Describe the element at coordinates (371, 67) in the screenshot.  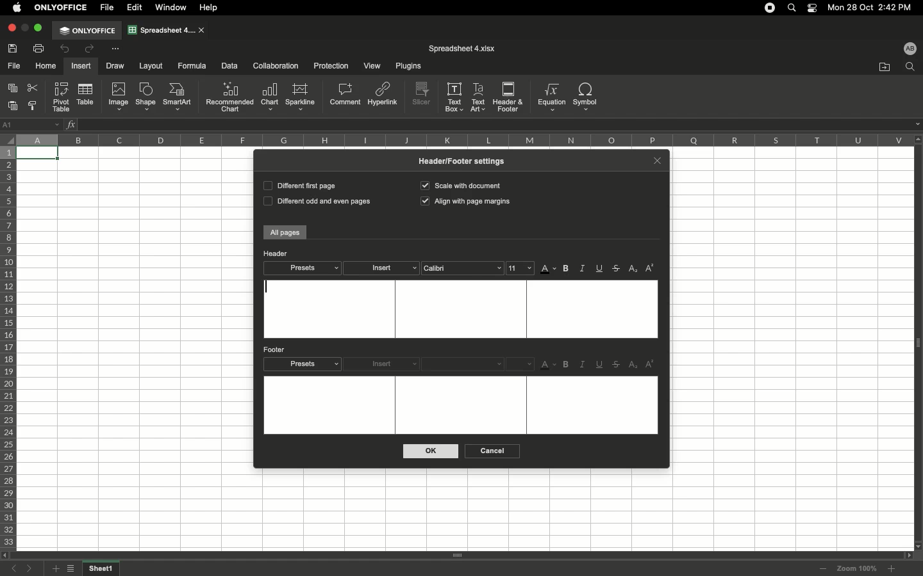
I see `View` at that location.